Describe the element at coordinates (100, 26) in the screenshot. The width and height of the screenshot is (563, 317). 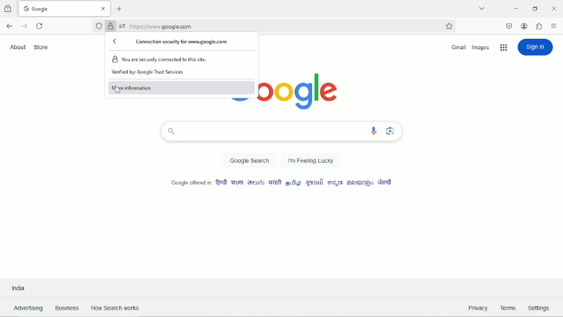
I see `No trackers known to firefox were detected on this page` at that location.